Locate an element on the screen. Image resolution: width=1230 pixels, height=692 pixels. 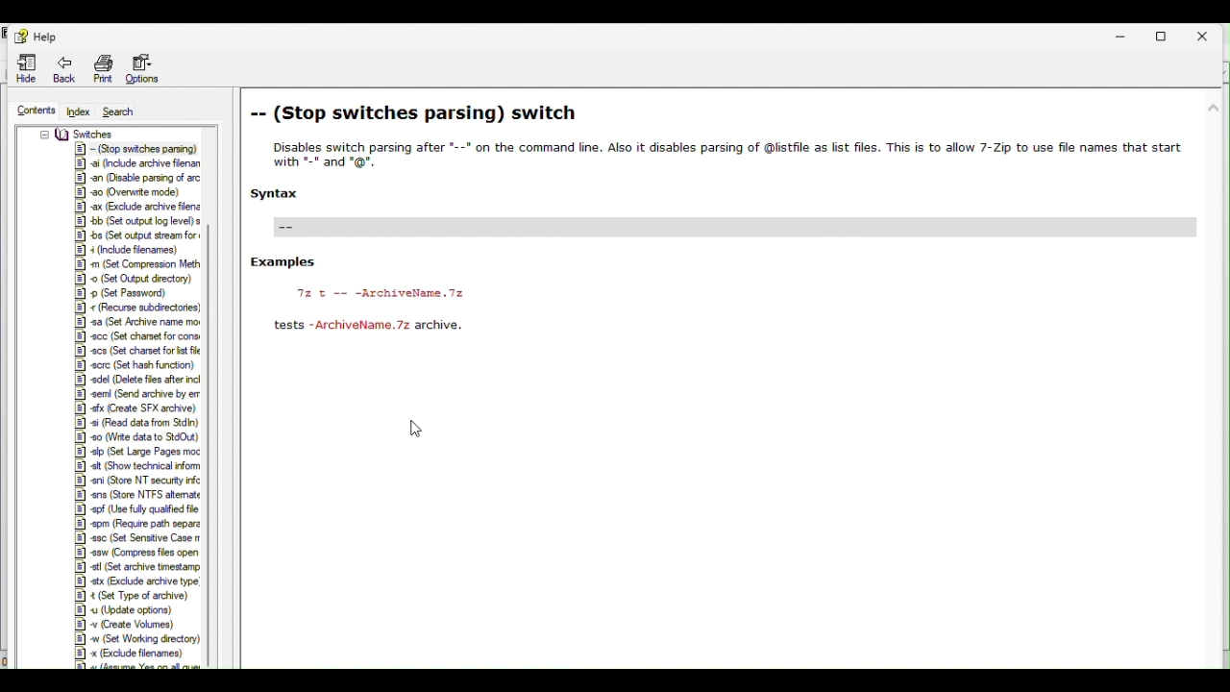
 is located at coordinates (133, 624).